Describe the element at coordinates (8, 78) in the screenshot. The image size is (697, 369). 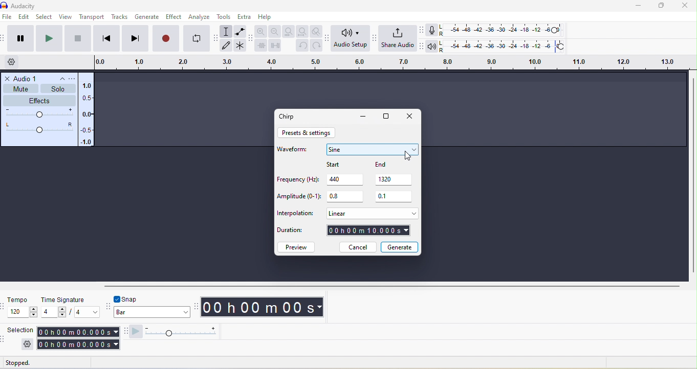
I see `close` at that location.